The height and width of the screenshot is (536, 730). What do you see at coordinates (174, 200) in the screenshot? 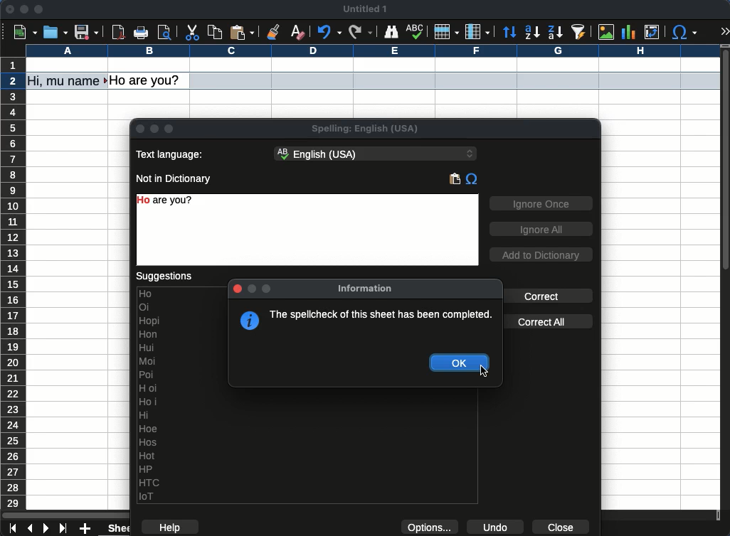
I see `Ho are you? - error text` at bounding box center [174, 200].